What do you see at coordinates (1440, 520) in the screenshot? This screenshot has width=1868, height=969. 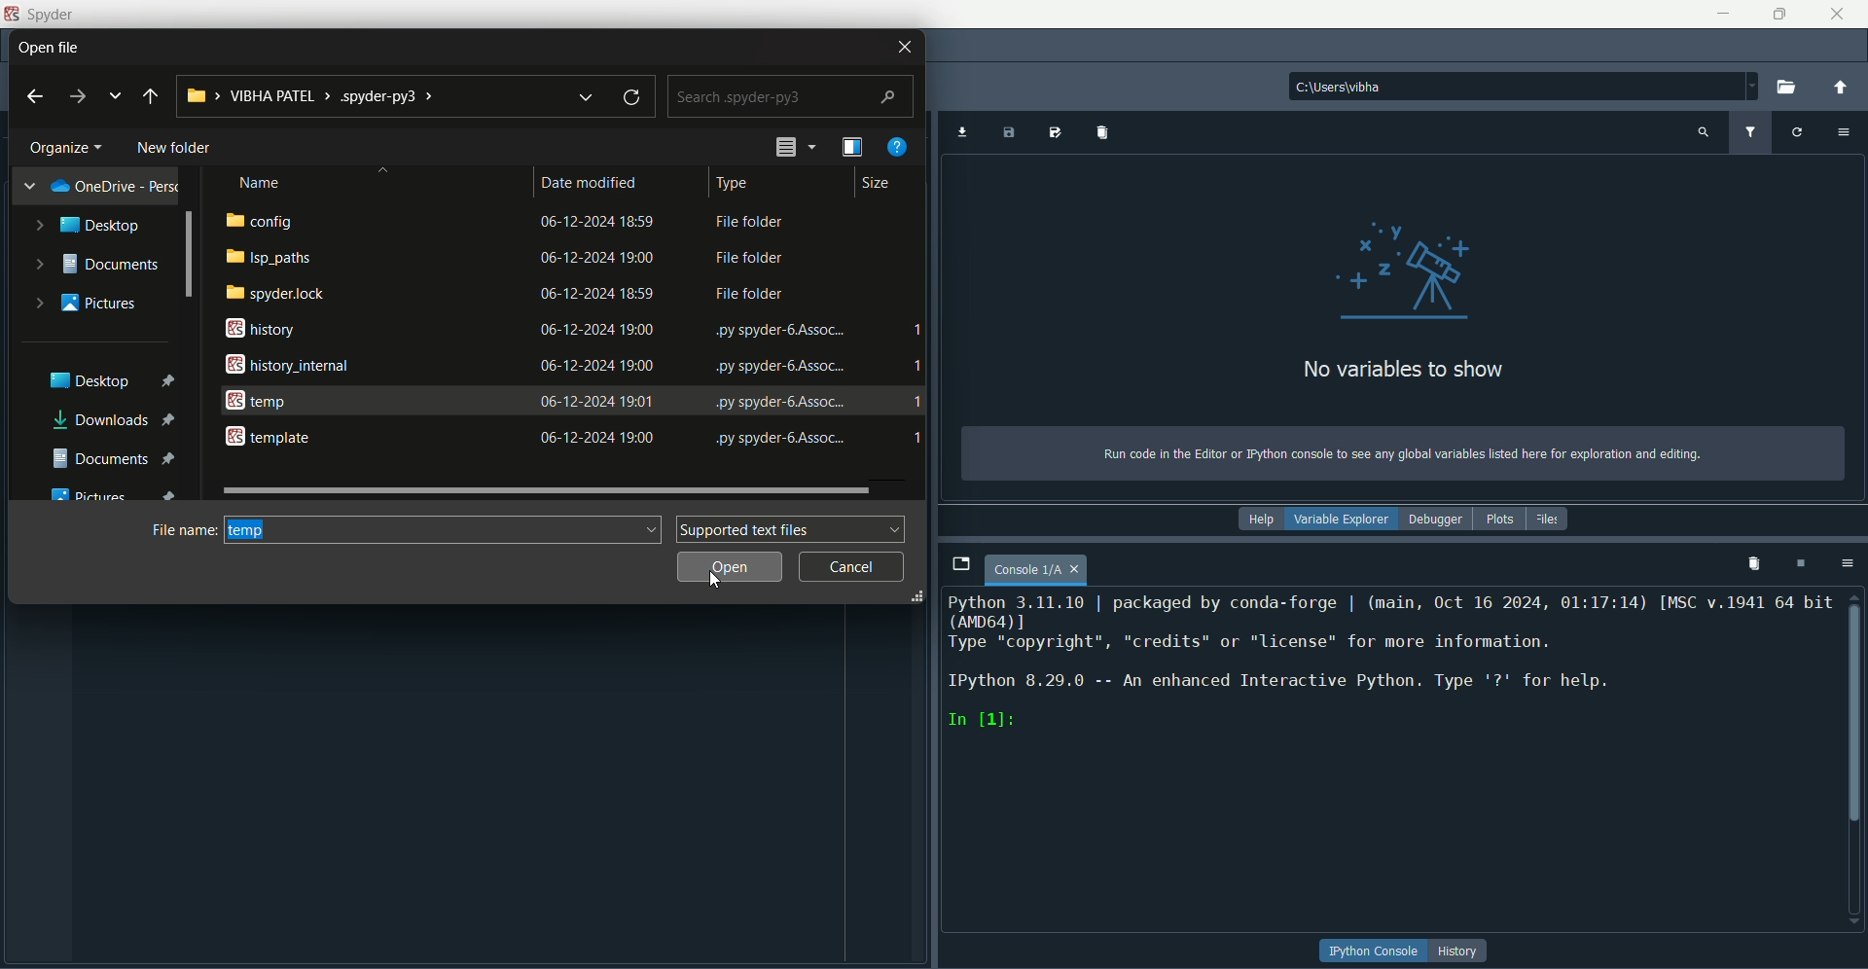 I see `debugger` at bounding box center [1440, 520].